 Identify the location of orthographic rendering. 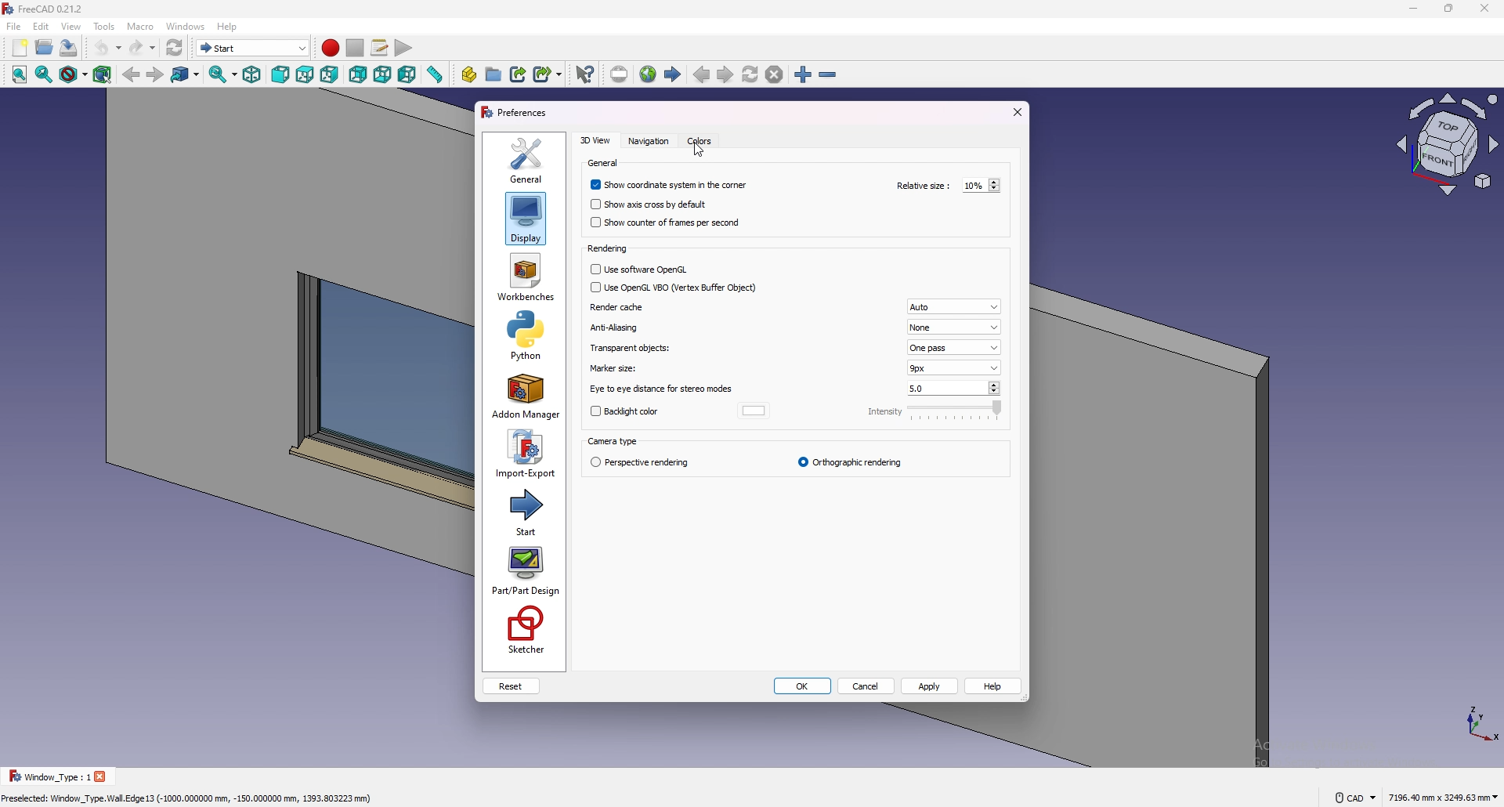
(854, 461).